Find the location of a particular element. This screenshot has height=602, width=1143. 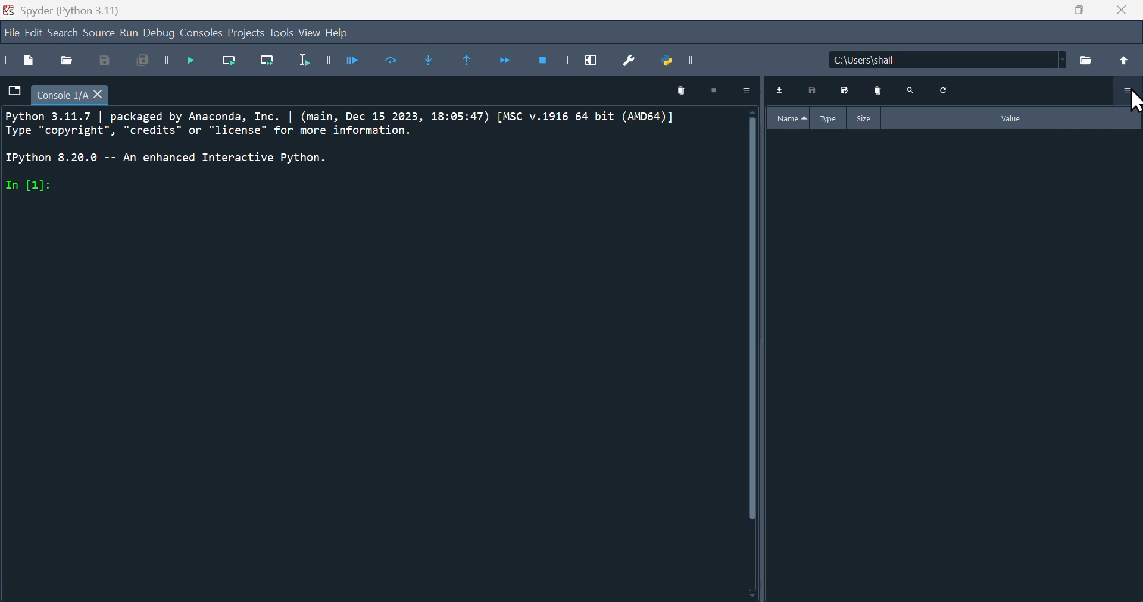

Run current cell is located at coordinates (395, 62).